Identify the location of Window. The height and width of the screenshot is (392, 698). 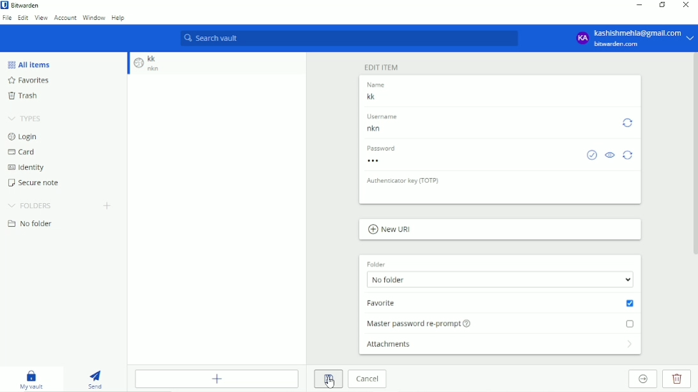
(94, 18).